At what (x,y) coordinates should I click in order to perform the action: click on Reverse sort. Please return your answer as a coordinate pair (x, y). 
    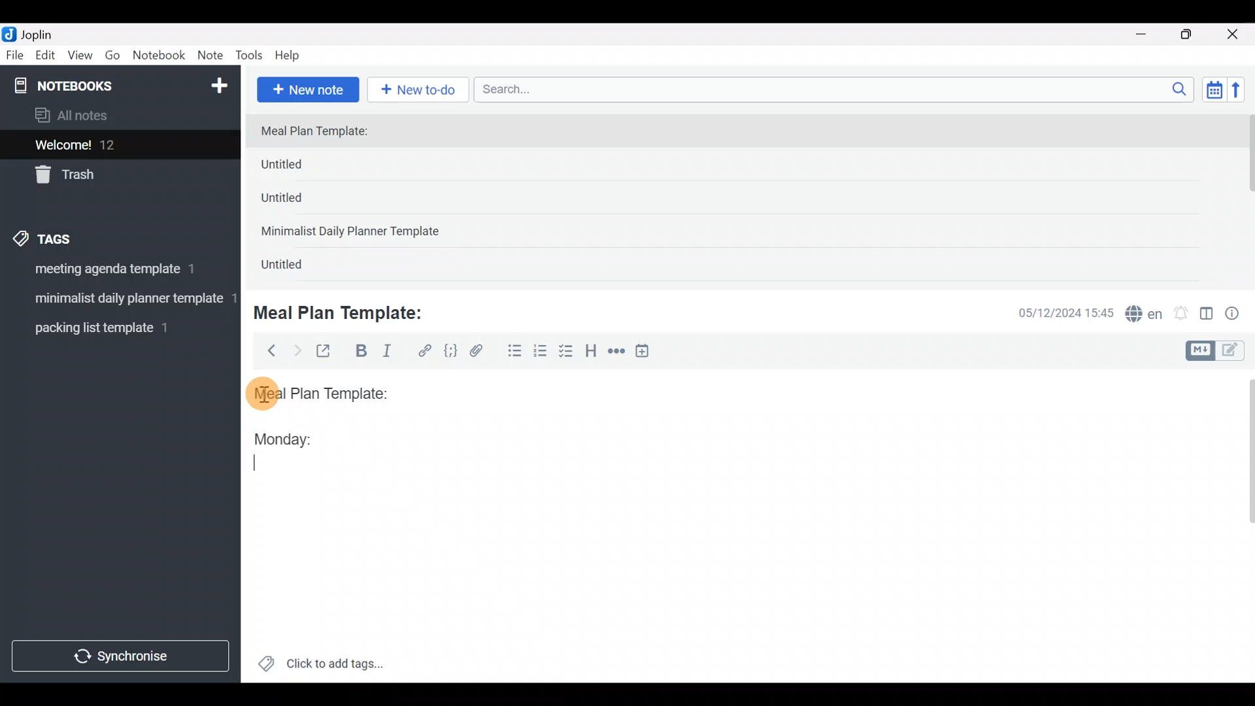
    Looking at the image, I should click on (1243, 93).